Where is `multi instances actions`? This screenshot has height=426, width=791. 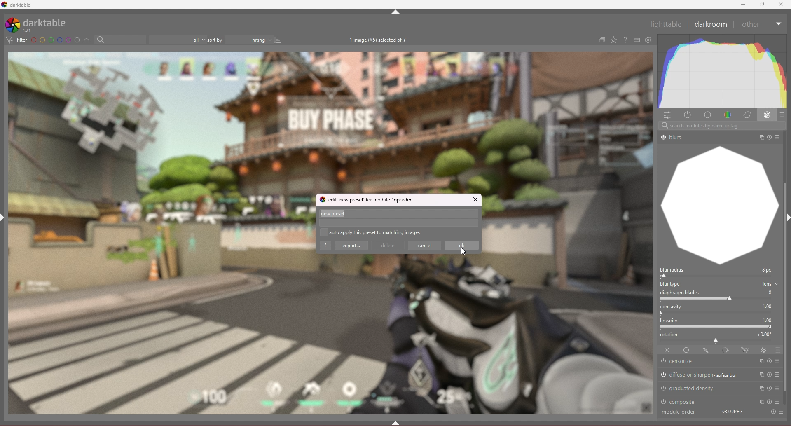 multi instances actions is located at coordinates (760, 375).